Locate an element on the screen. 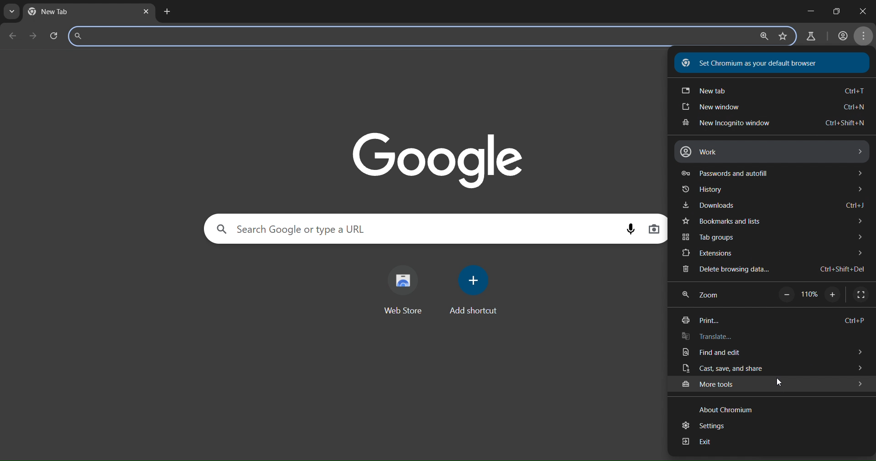  new tab is located at coordinates (167, 12).